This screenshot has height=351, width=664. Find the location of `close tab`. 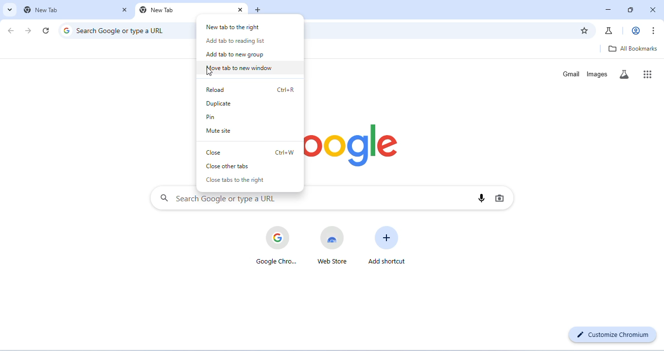

close tab is located at coordinates (125, 10).